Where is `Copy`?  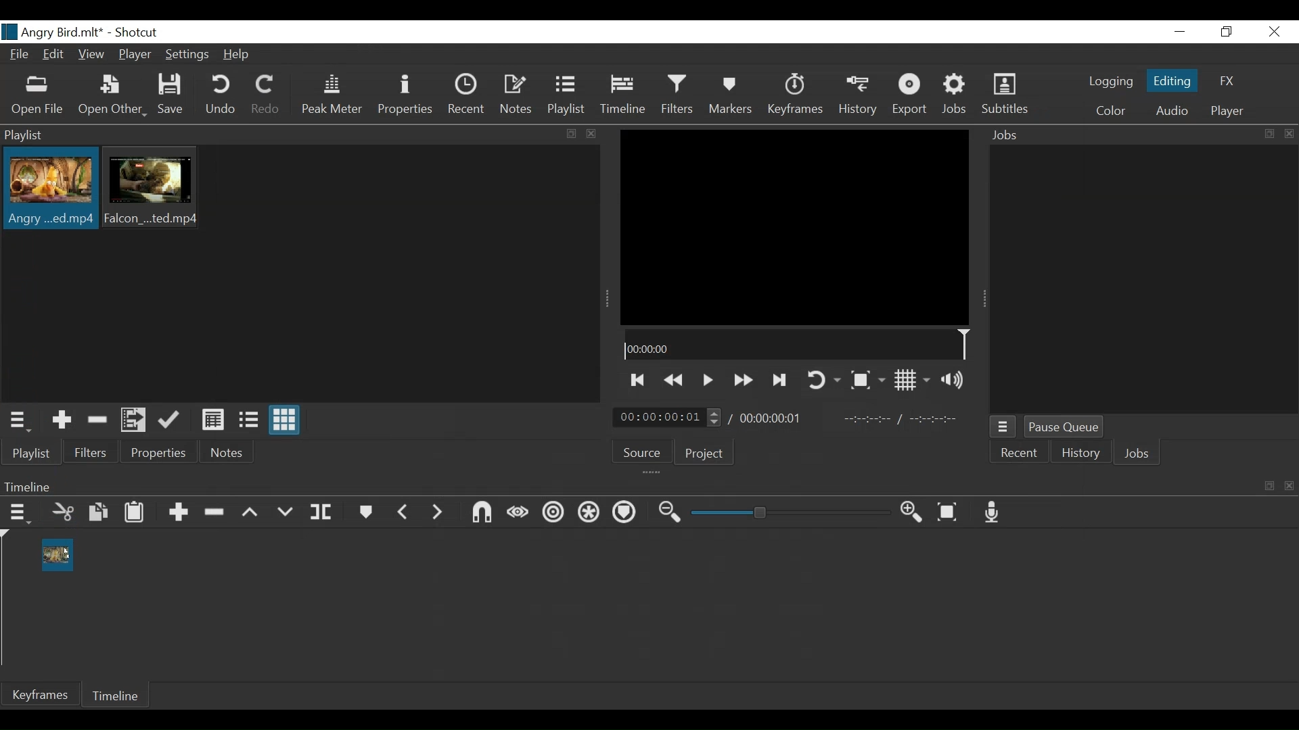 Copy is located at coordinates (100, 512).